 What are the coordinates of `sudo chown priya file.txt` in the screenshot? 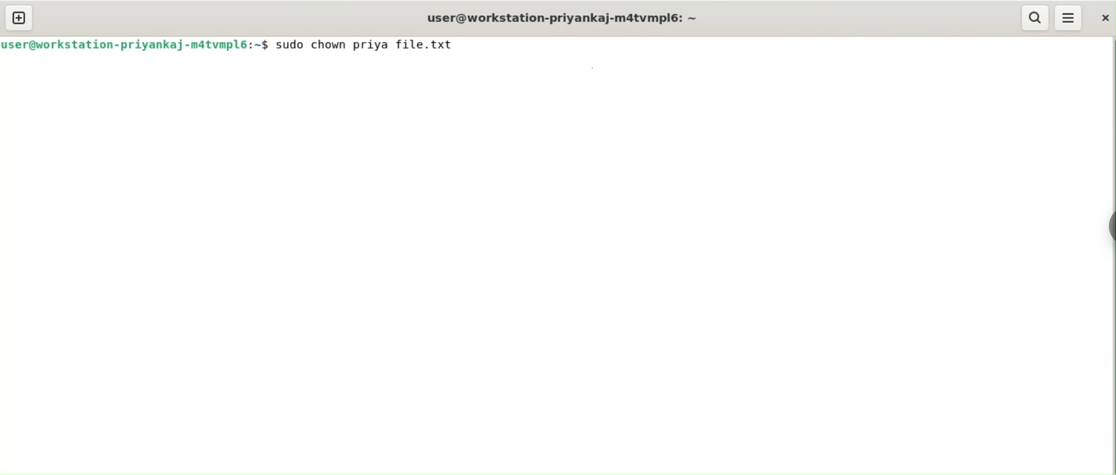 It's located at (370, 44).